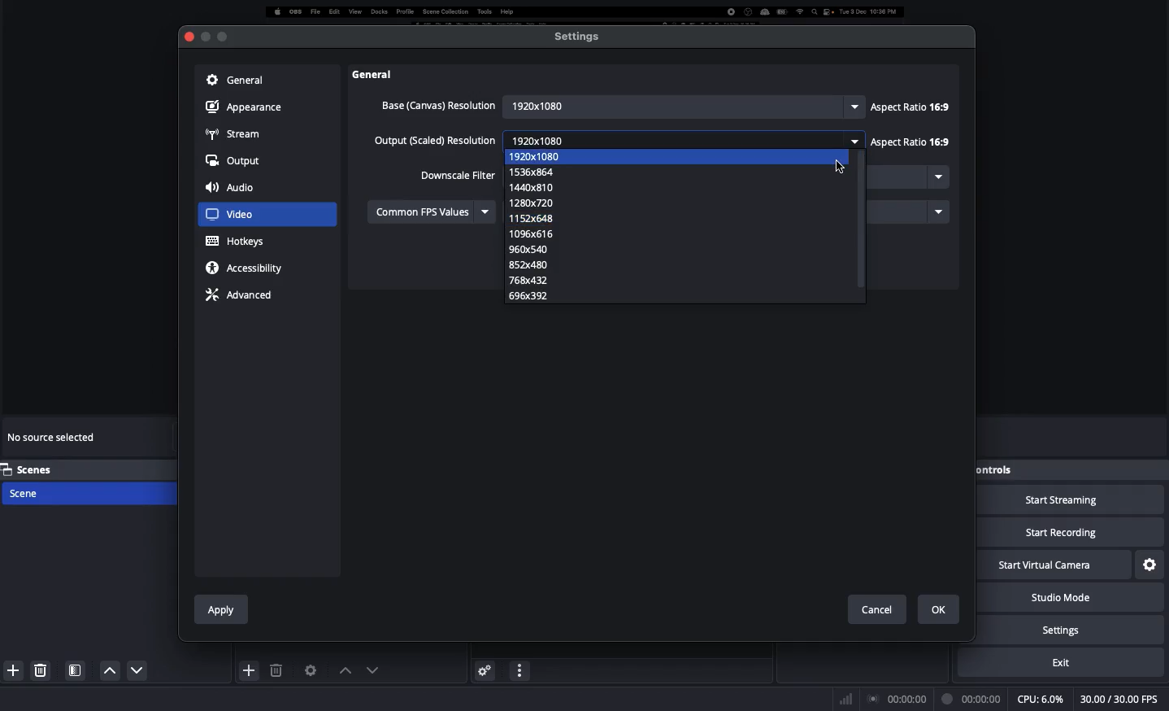 Image resolution: width=1169 pixels, height=711 pixels. Describe the element at coordinates (233, 133) in the screenshot. I see `Stream` at that location.